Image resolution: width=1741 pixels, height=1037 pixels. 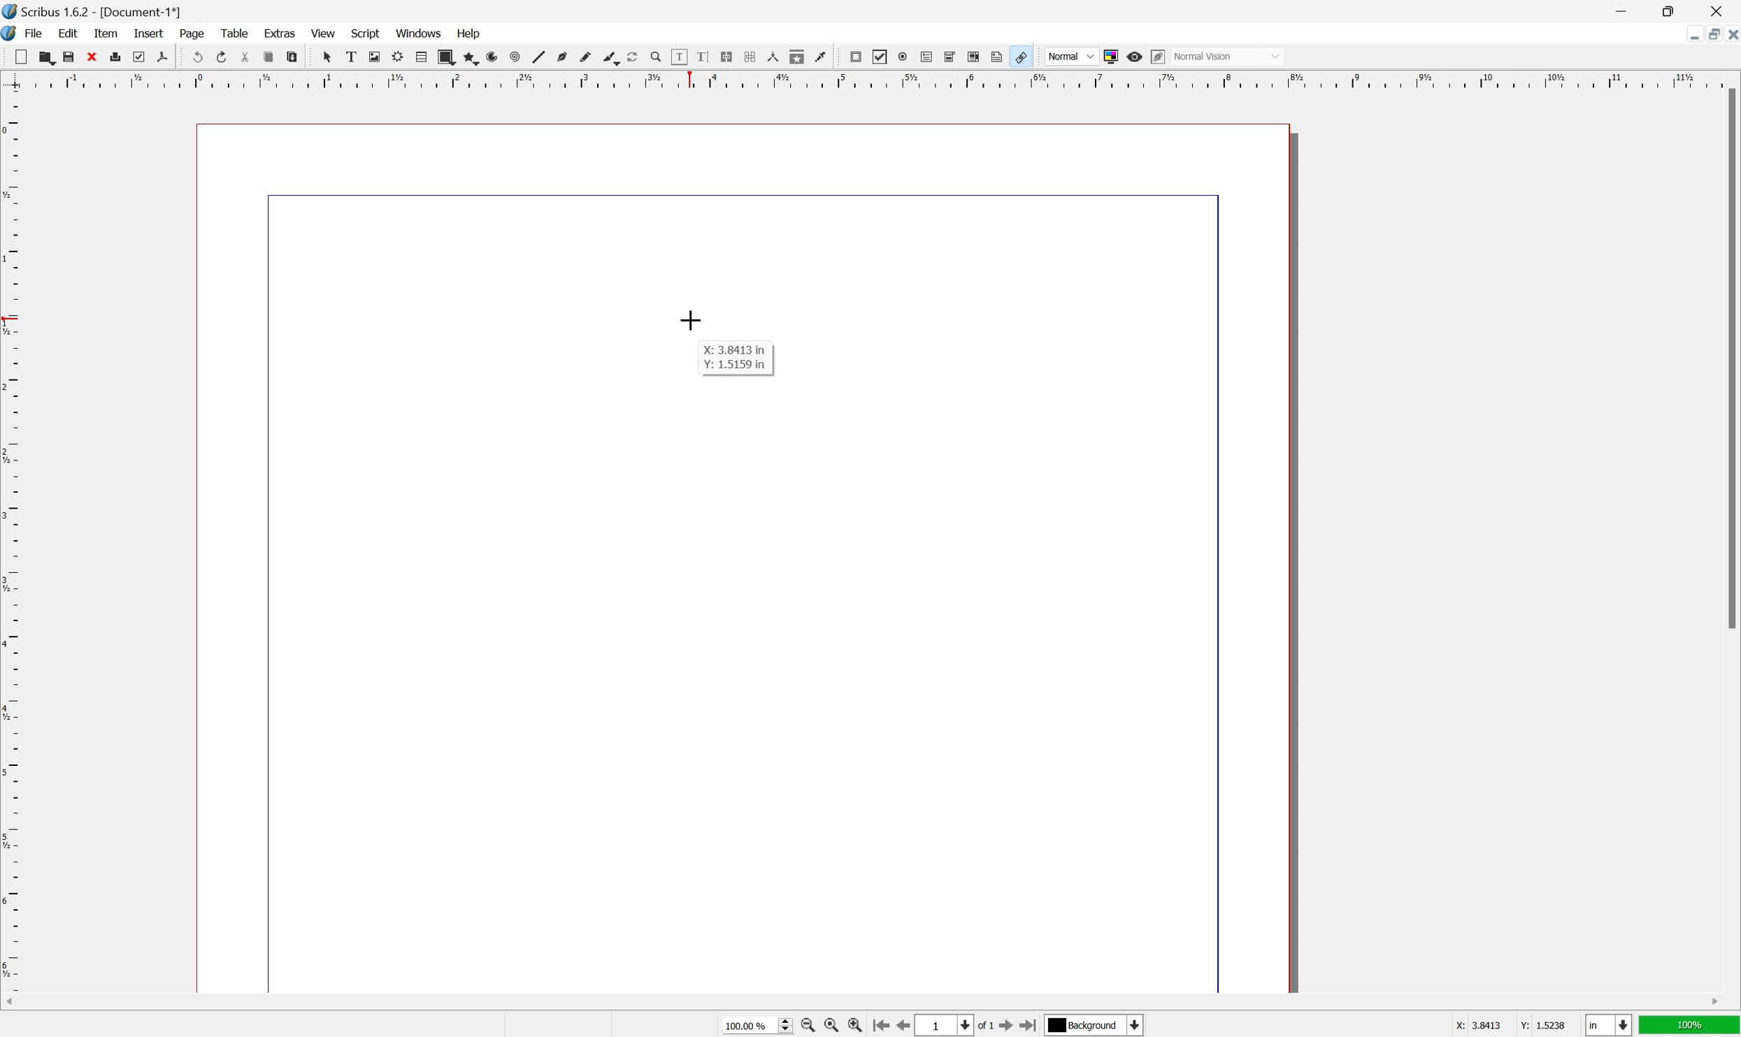 What do you see at coordinates (854, 1025) in the screenshot?
I see `zoom in` at bounding box center [854, 1025].